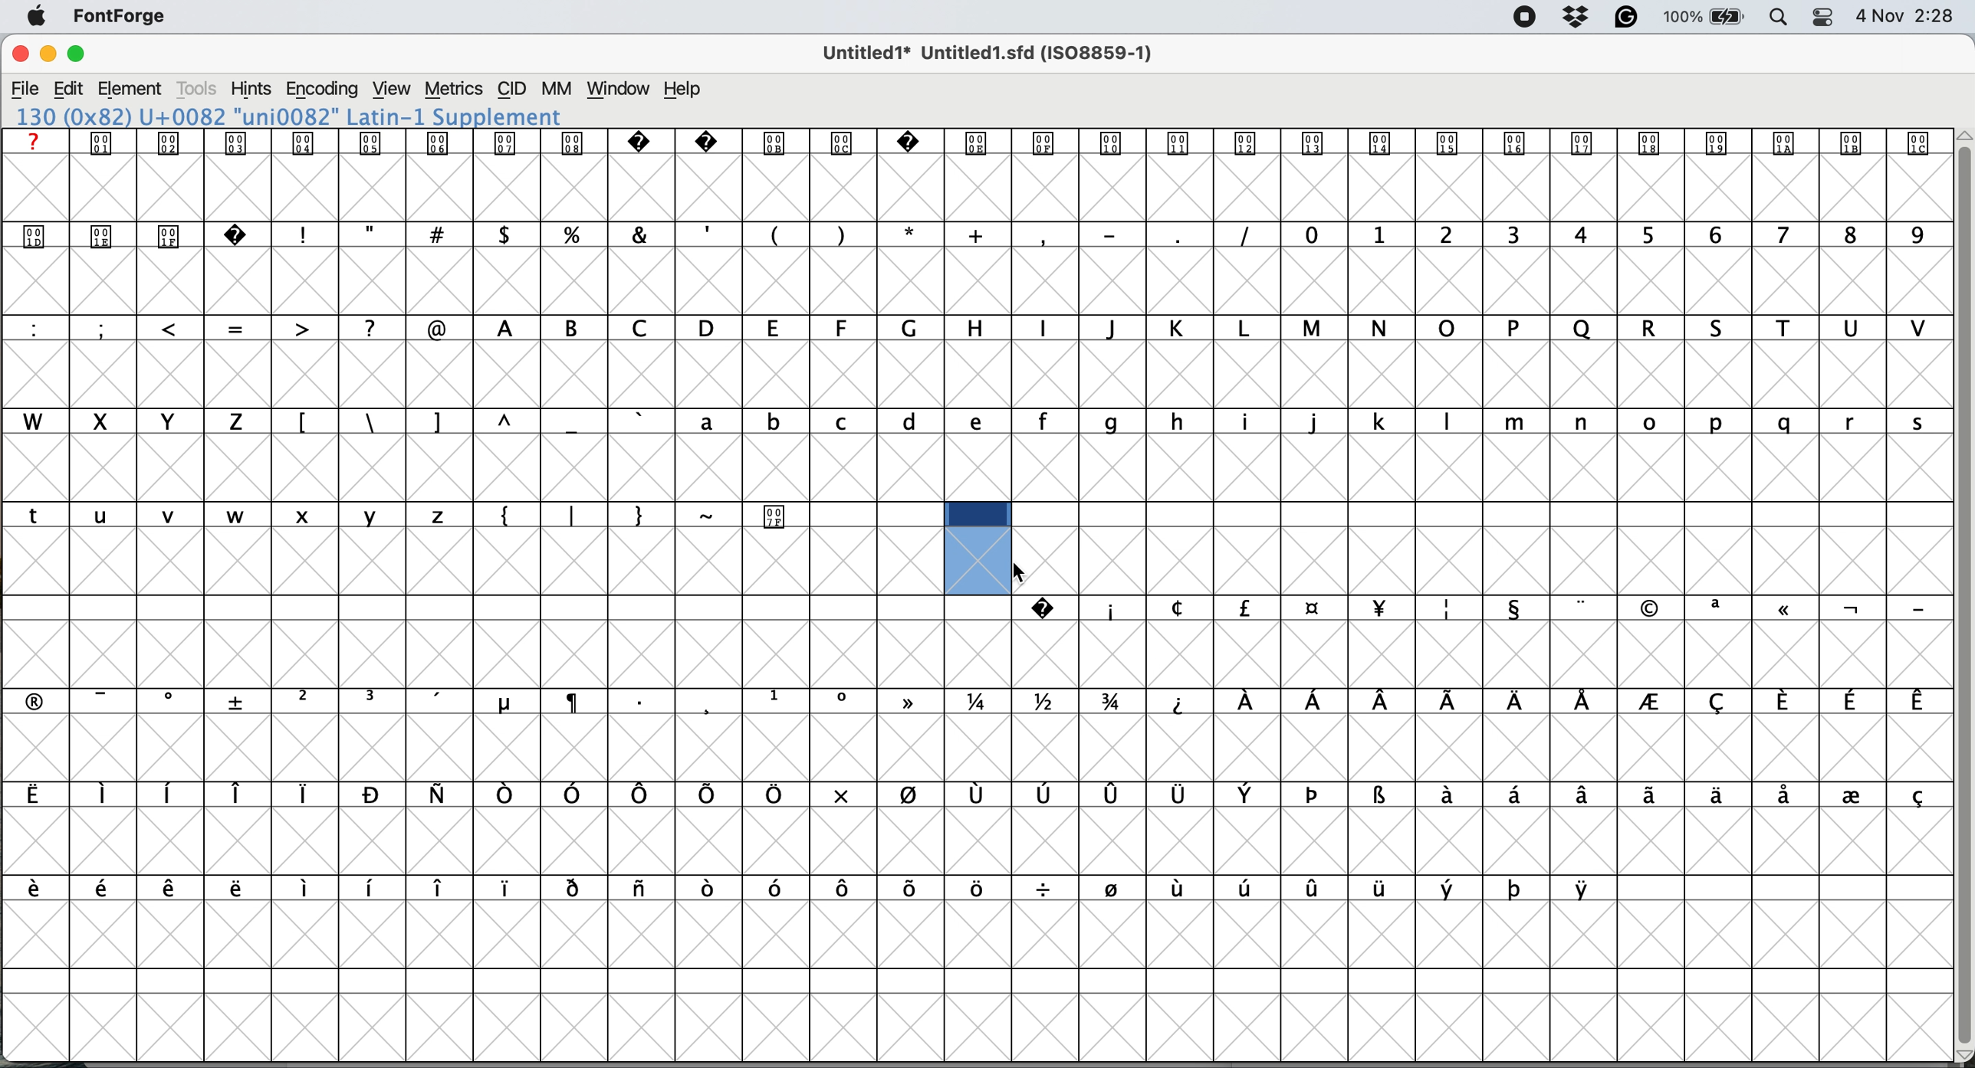 The image size is (1975, 1068). Describe the element at coordinates (324, 90) in the screenshot. I see `encoding` at that location.